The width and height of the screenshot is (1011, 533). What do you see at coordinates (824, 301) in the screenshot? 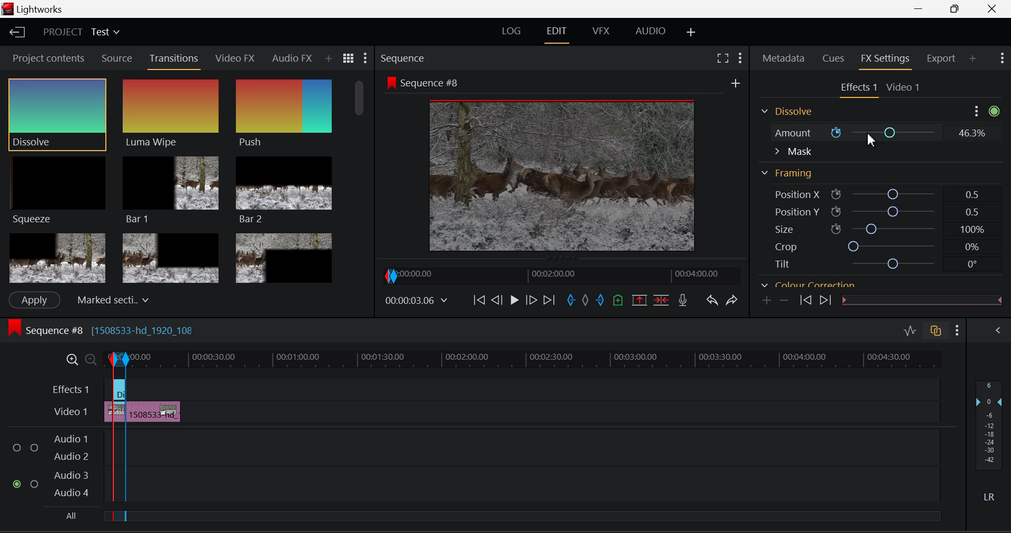
I see `Next keyframe` at bounding box center [824, 301].